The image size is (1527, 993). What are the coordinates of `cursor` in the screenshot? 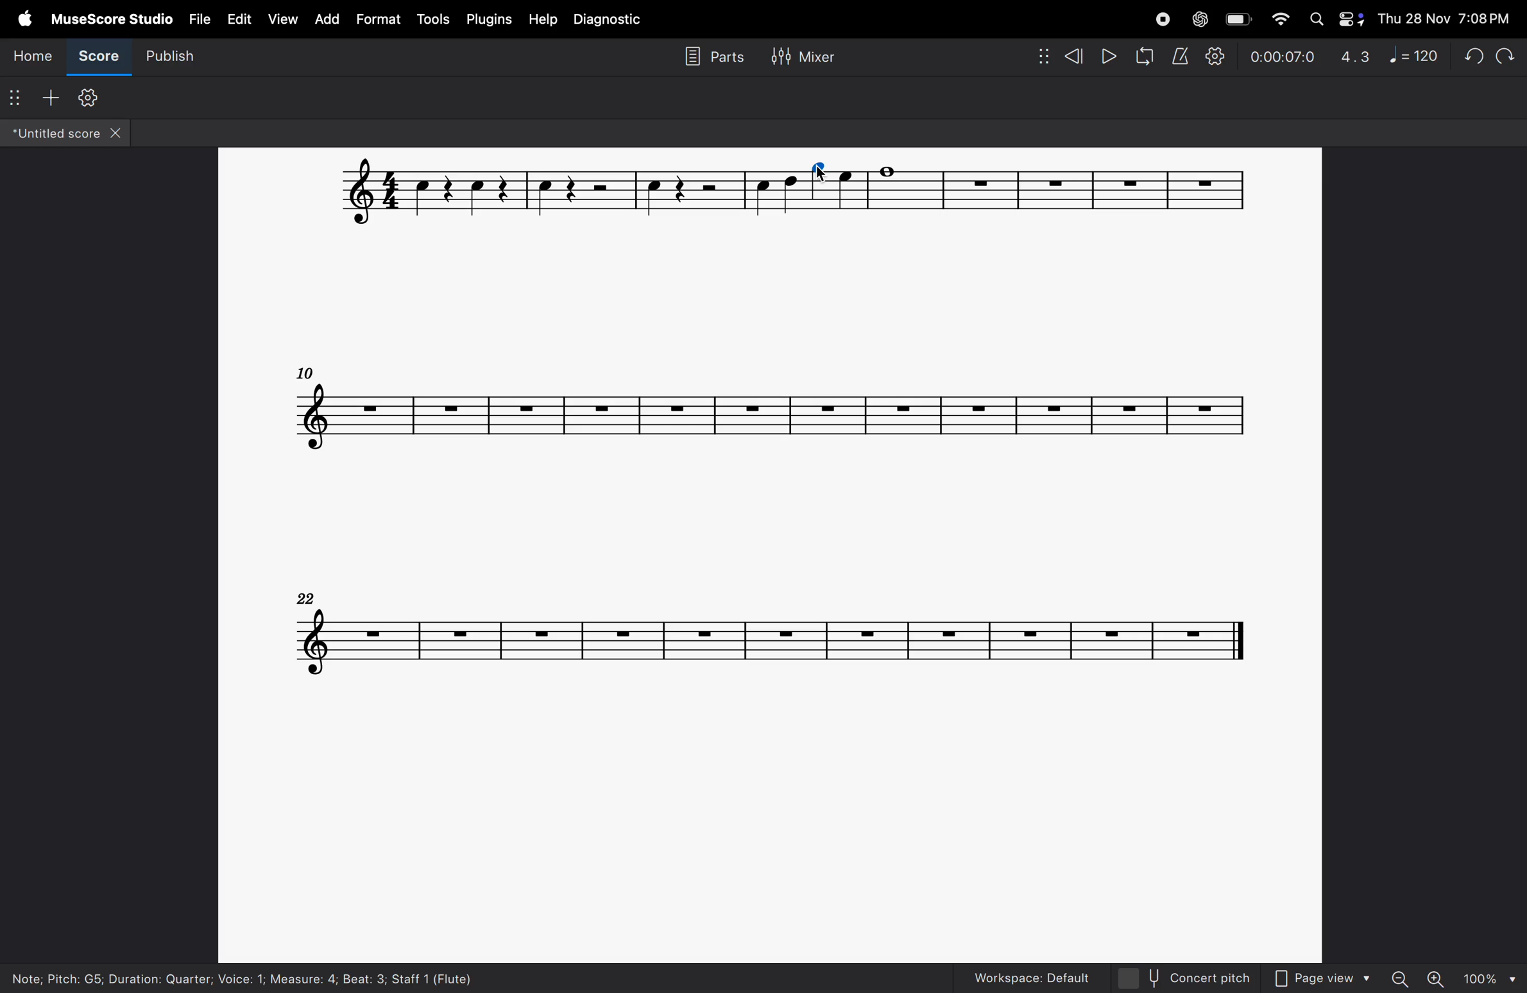 It's located at (827, 175).